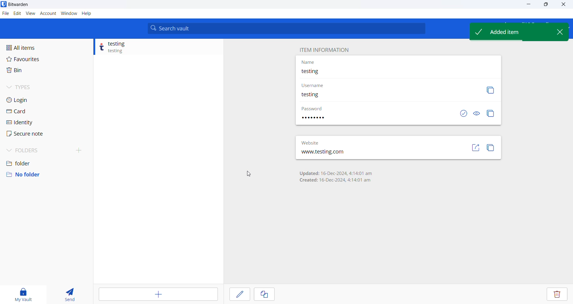  What do you see at coordinates (157, 295) in the screenshot?
I see `add entry` at bounding box center [157, 295].